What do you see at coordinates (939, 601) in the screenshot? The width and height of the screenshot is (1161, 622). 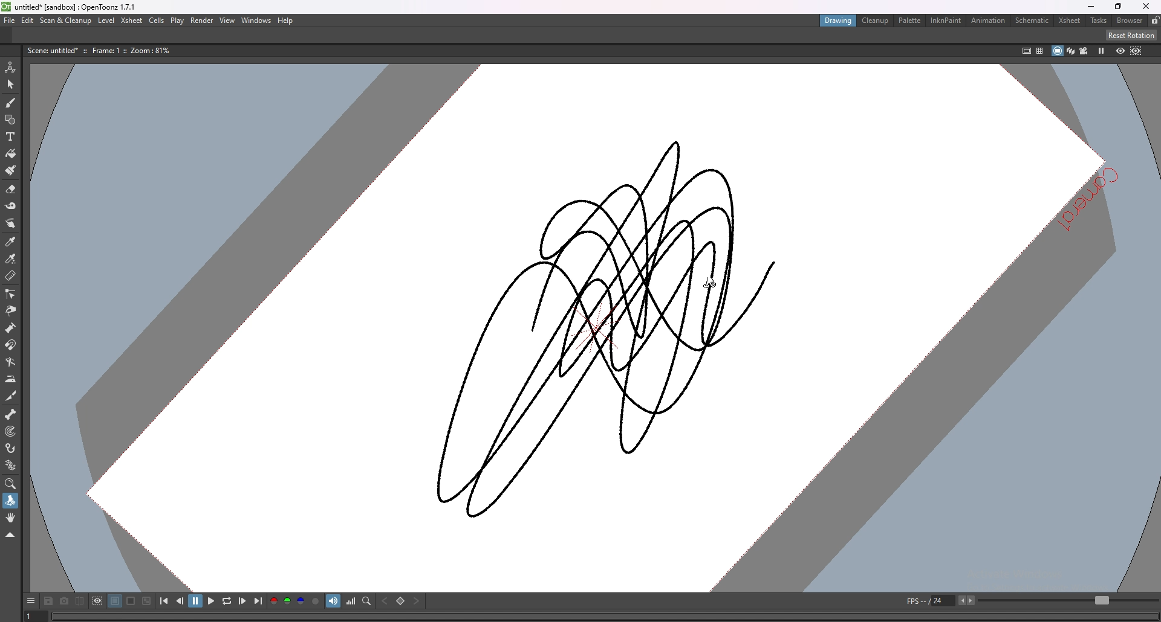 I see `fps` at bounding box center [939, 601].